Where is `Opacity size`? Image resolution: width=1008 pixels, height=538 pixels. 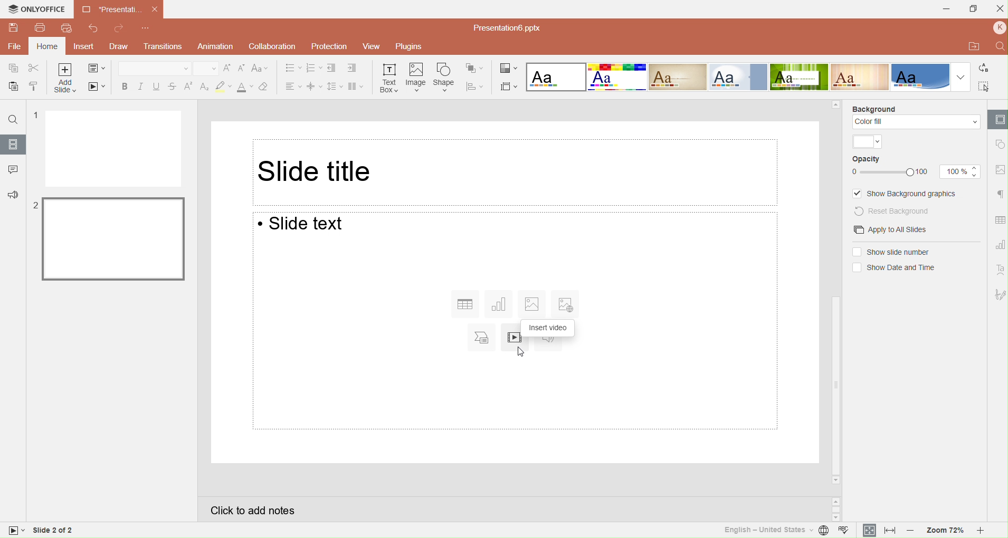
Opacity size is located at coordinates (961, 171).